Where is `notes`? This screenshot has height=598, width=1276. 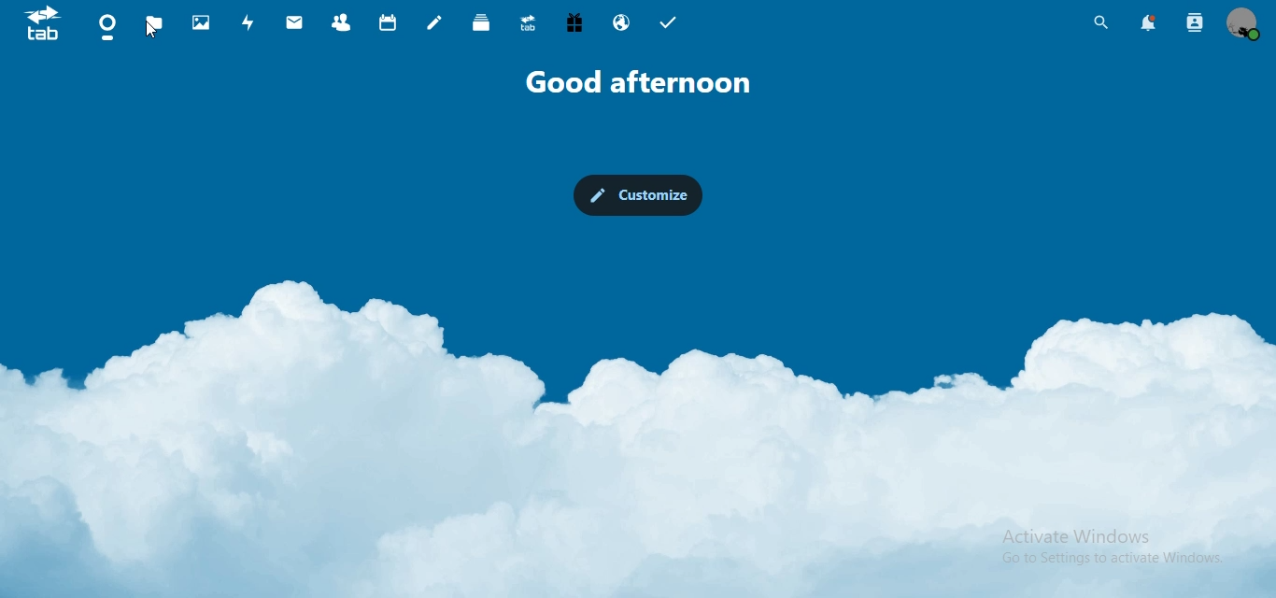
notes is located at coordinates (436, 21).